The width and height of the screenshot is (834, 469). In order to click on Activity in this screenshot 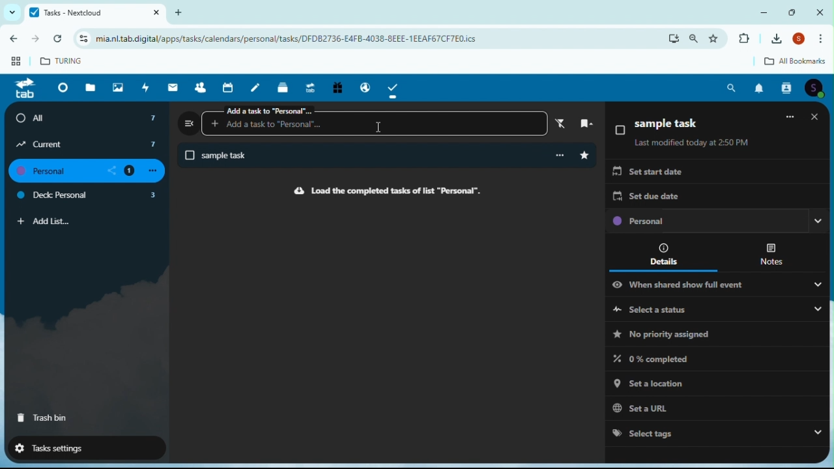, I will do `click(146, 87)`.